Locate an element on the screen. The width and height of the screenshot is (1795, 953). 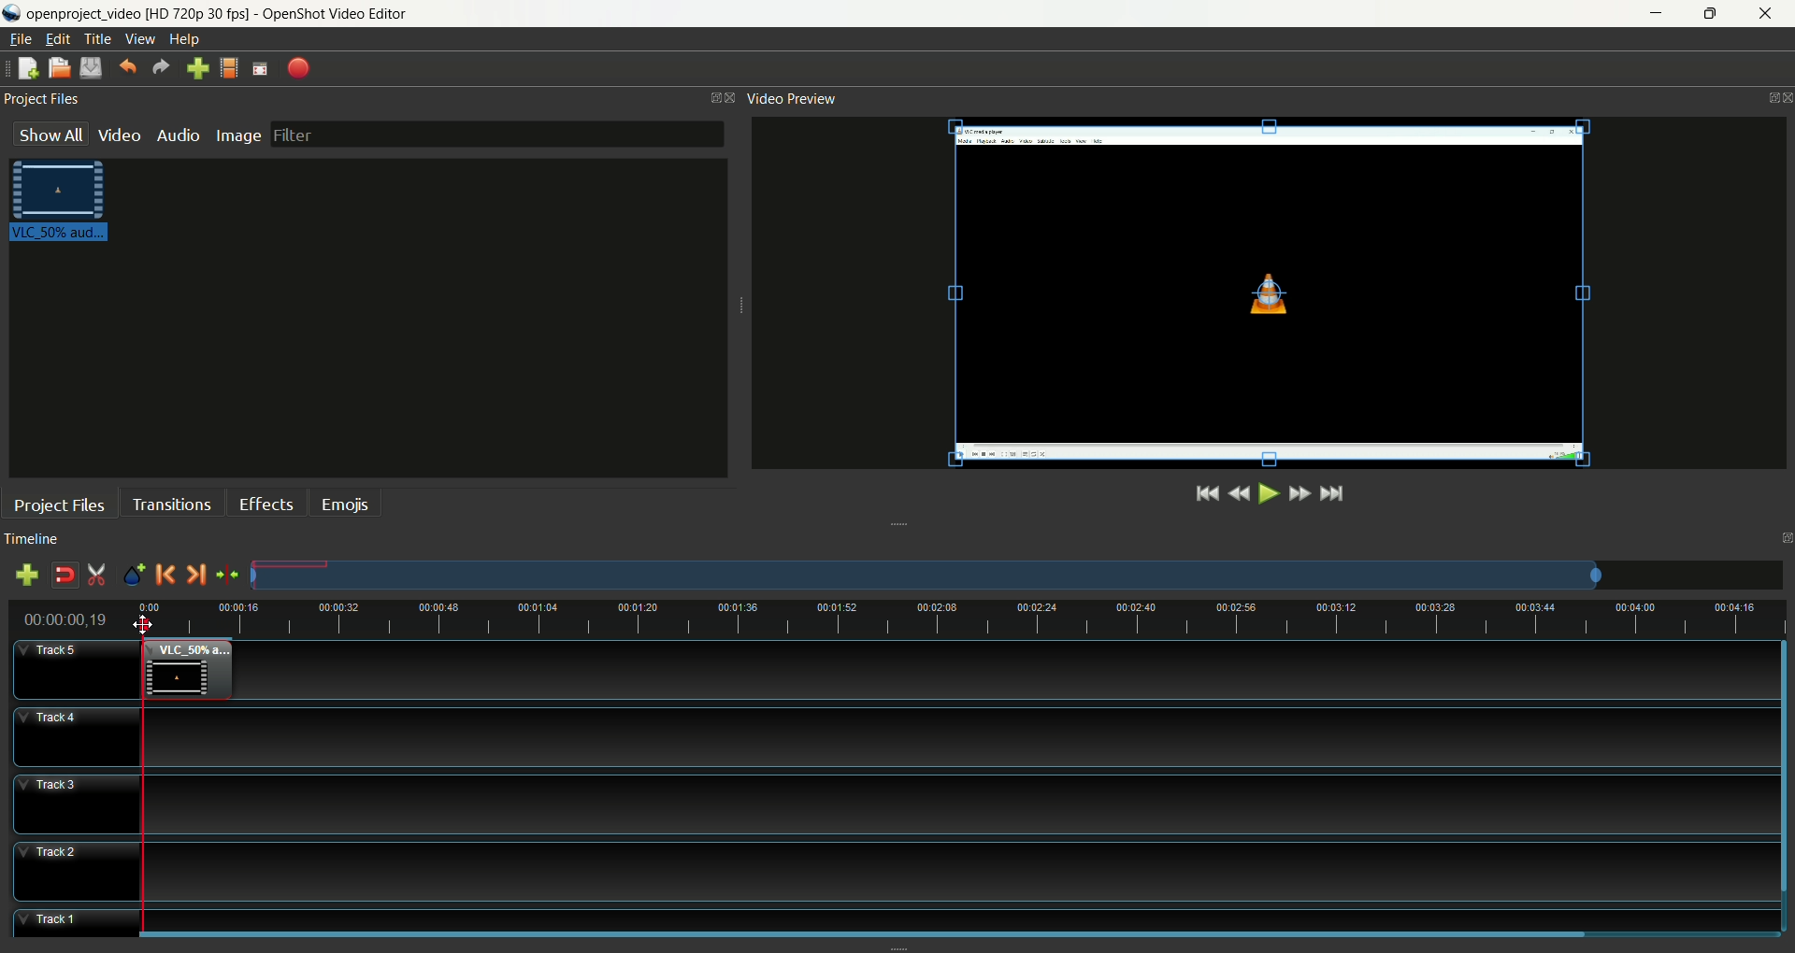
export video is located at coordinates (300, 67).